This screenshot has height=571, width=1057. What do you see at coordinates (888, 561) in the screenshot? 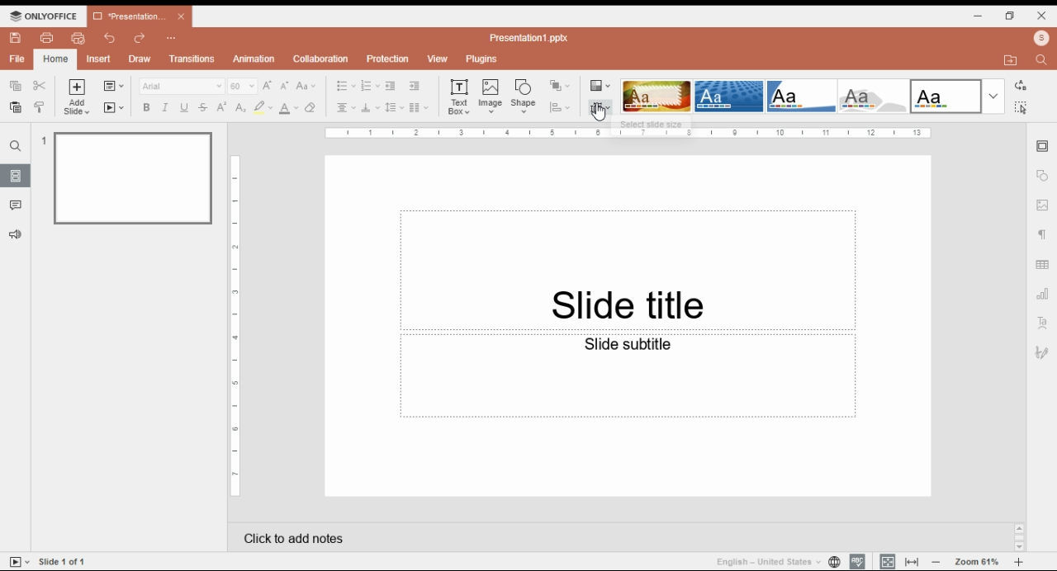
I see `fit to slide` at bounding box center [888, 561].